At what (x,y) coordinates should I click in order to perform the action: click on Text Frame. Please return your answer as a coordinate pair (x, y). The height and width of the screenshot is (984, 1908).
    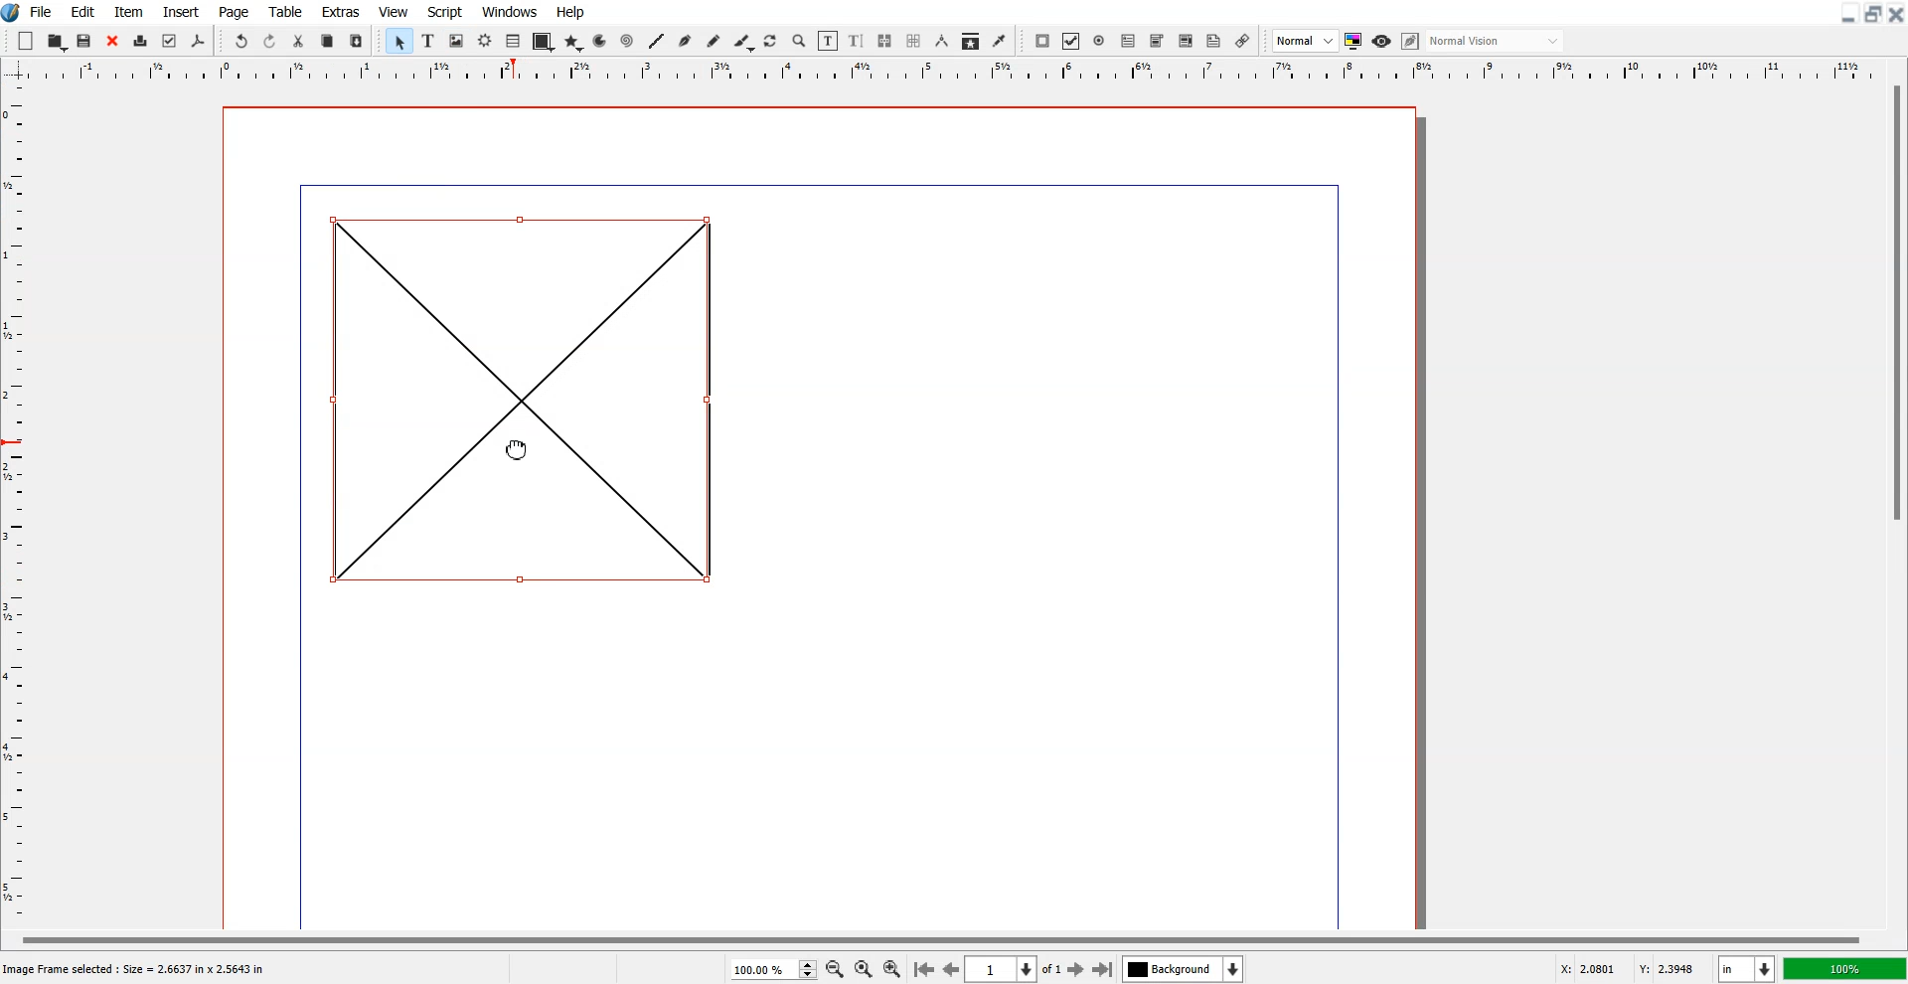
    Looking at the image, I should click on (427, 41).